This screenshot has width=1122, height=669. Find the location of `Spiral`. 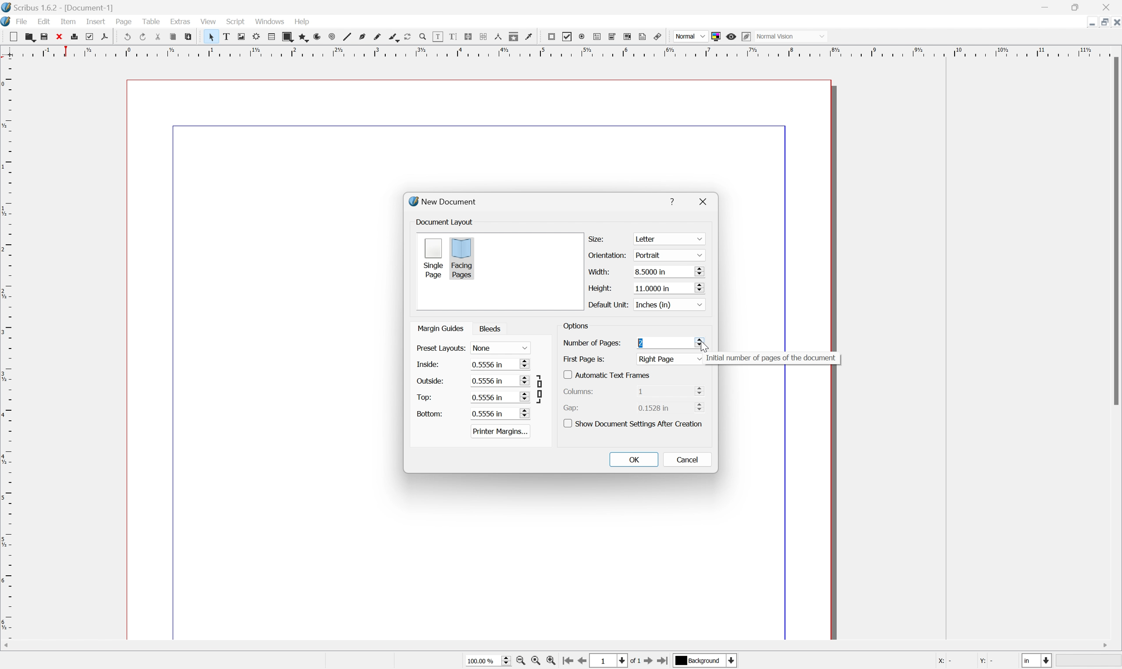

Spiral is located at coordinates (331, 37).